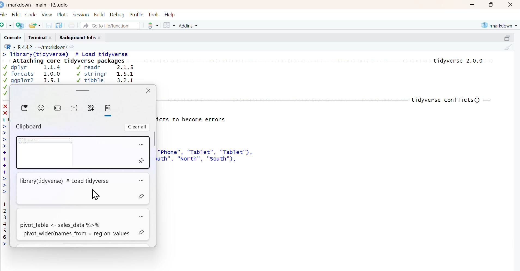 This screenshot has height=271, width=520. Describe the element at coordinates (148, 90) in the screenshot. I see `close` at that location.